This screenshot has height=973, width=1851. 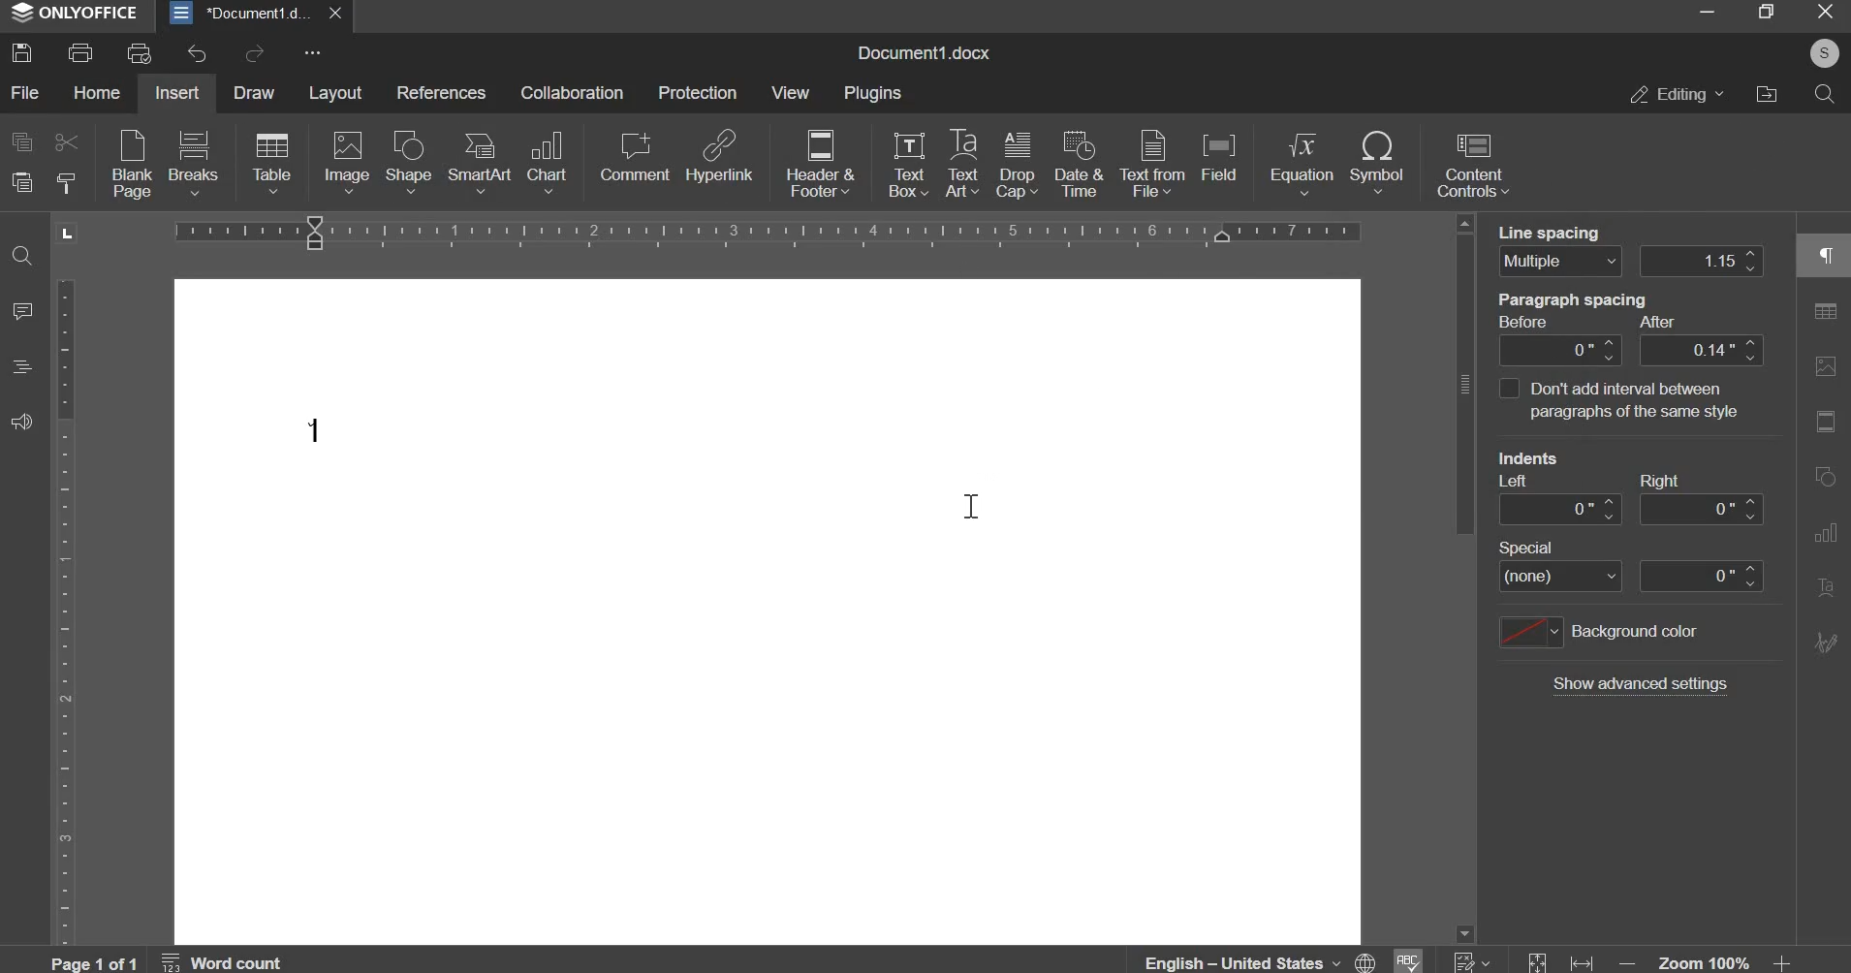 I want to click on references, so click(x=442, y=92).